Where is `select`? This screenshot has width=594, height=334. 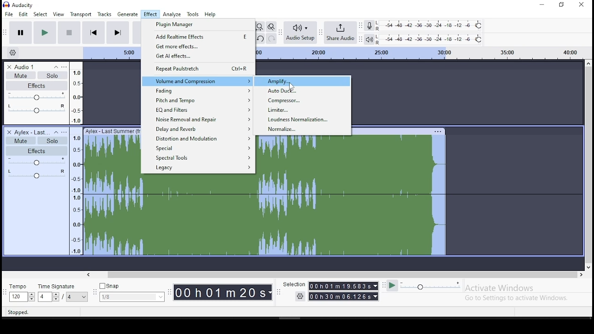 select is located at coordinates (41, 14).